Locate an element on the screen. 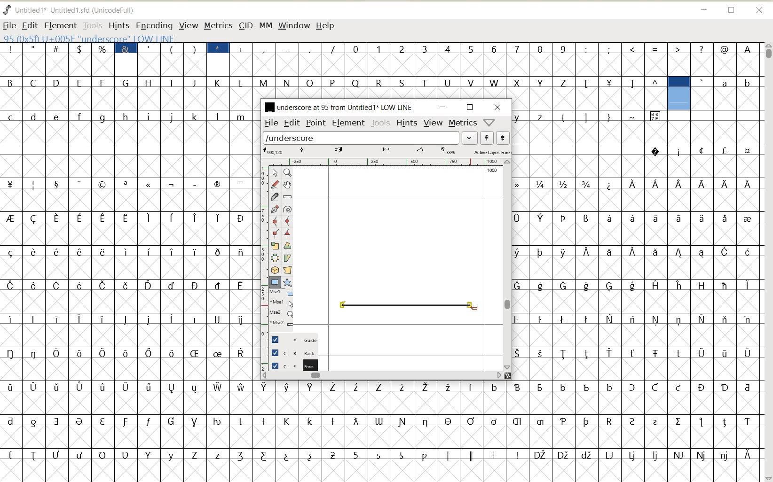 The height and width of the screenshot is (482, 773). MM is located at coordinates (264, 25).